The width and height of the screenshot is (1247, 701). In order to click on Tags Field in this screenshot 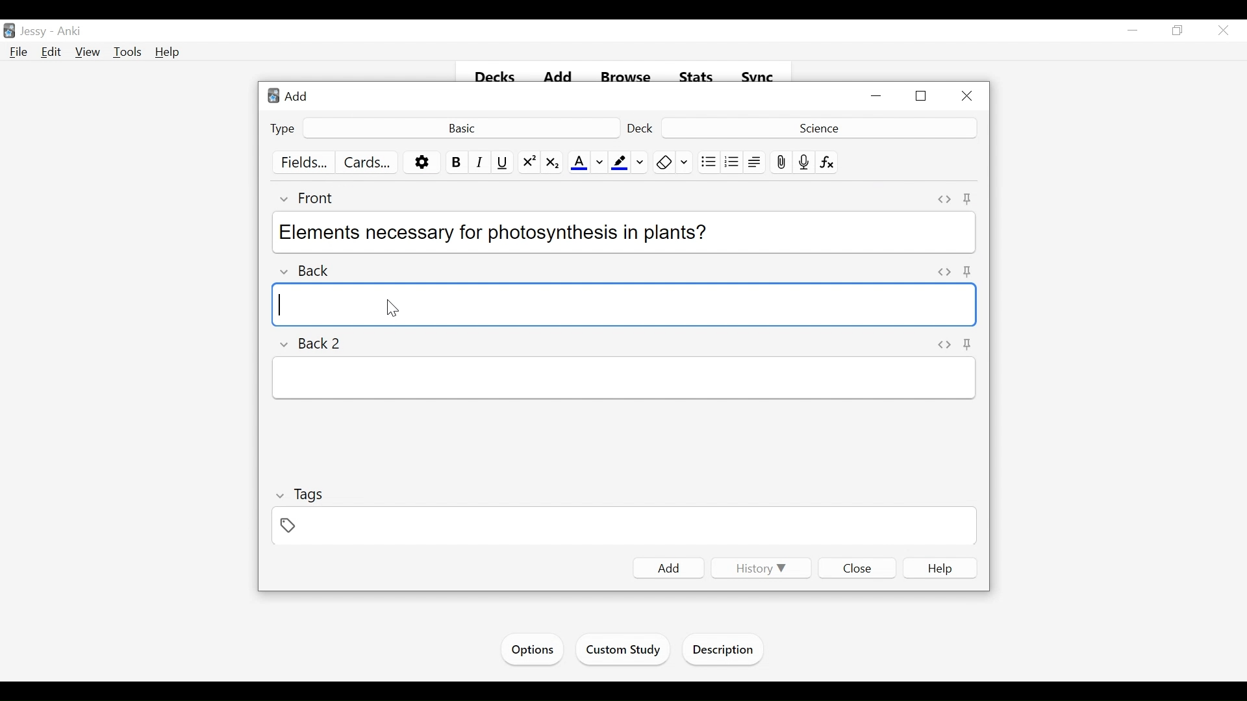, I will do `click(625, 527)`.